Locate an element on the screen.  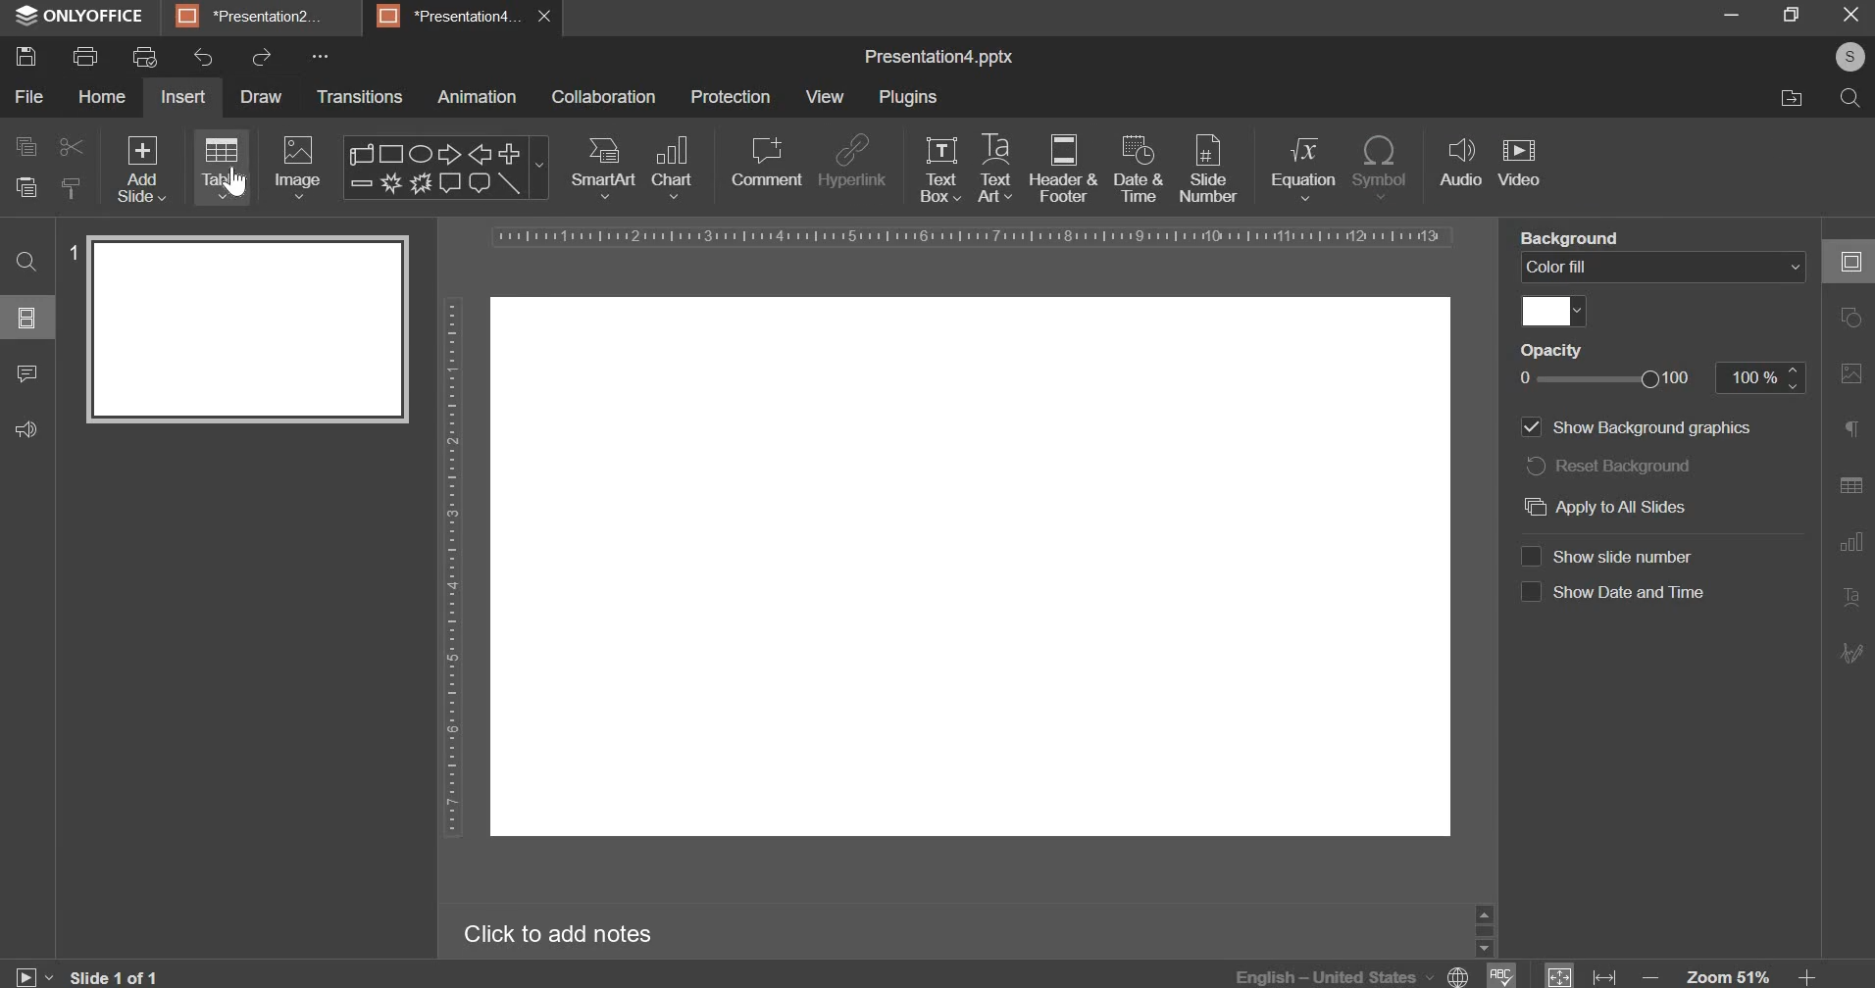
spell checking is located at coordinates (1504, 974).